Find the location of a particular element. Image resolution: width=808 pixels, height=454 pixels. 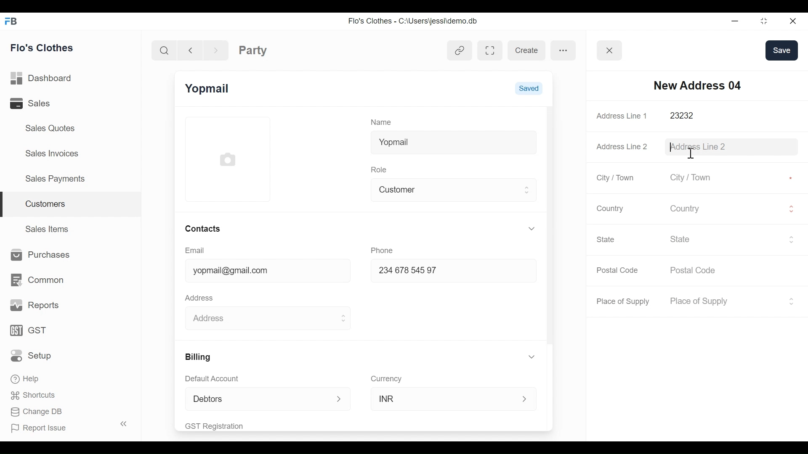

Role is located at coordinates (380, 169).